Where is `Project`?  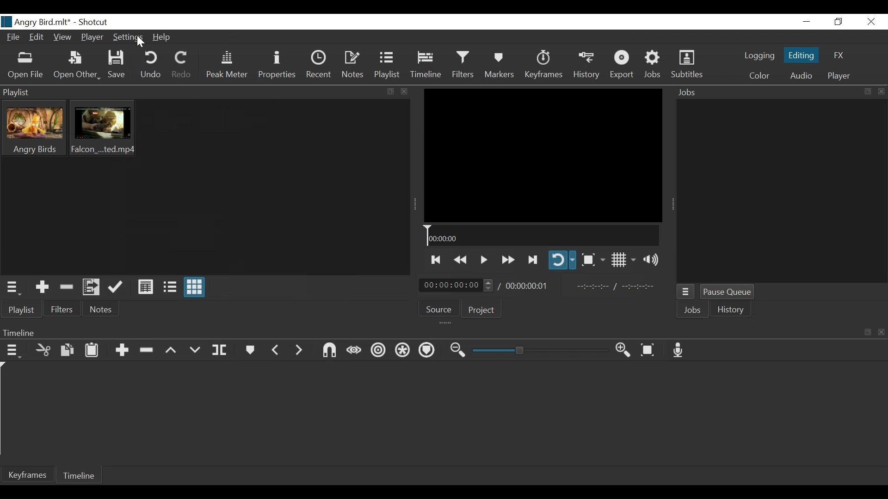 Project is located at coordinates (481, 310).